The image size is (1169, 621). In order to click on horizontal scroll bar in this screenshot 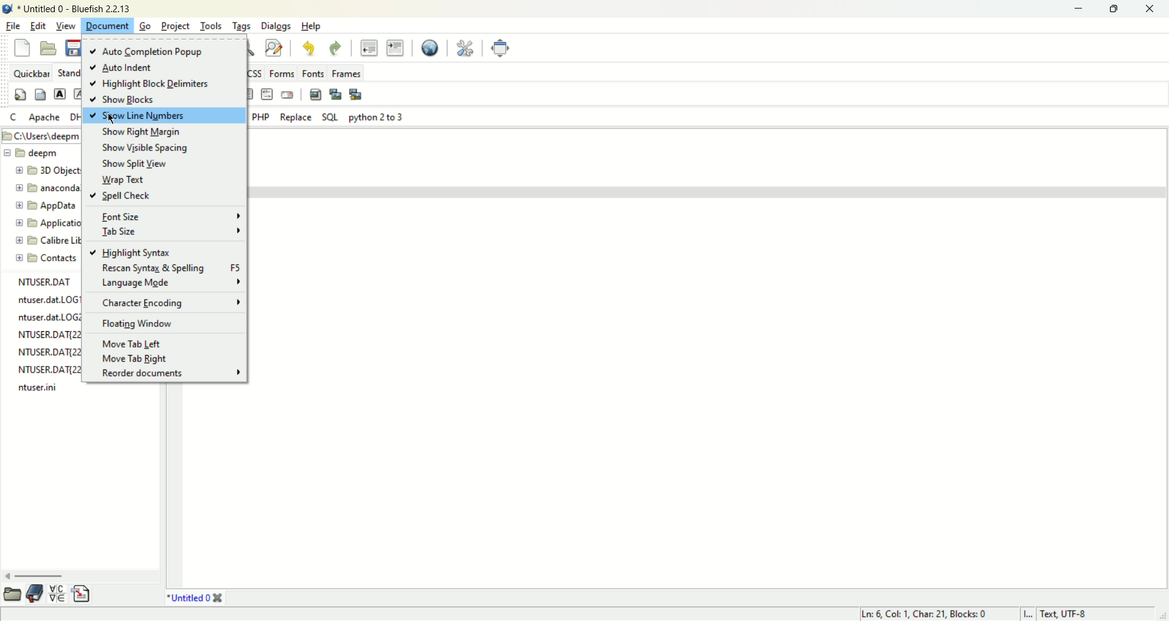, I will do `click(76, 577)`.